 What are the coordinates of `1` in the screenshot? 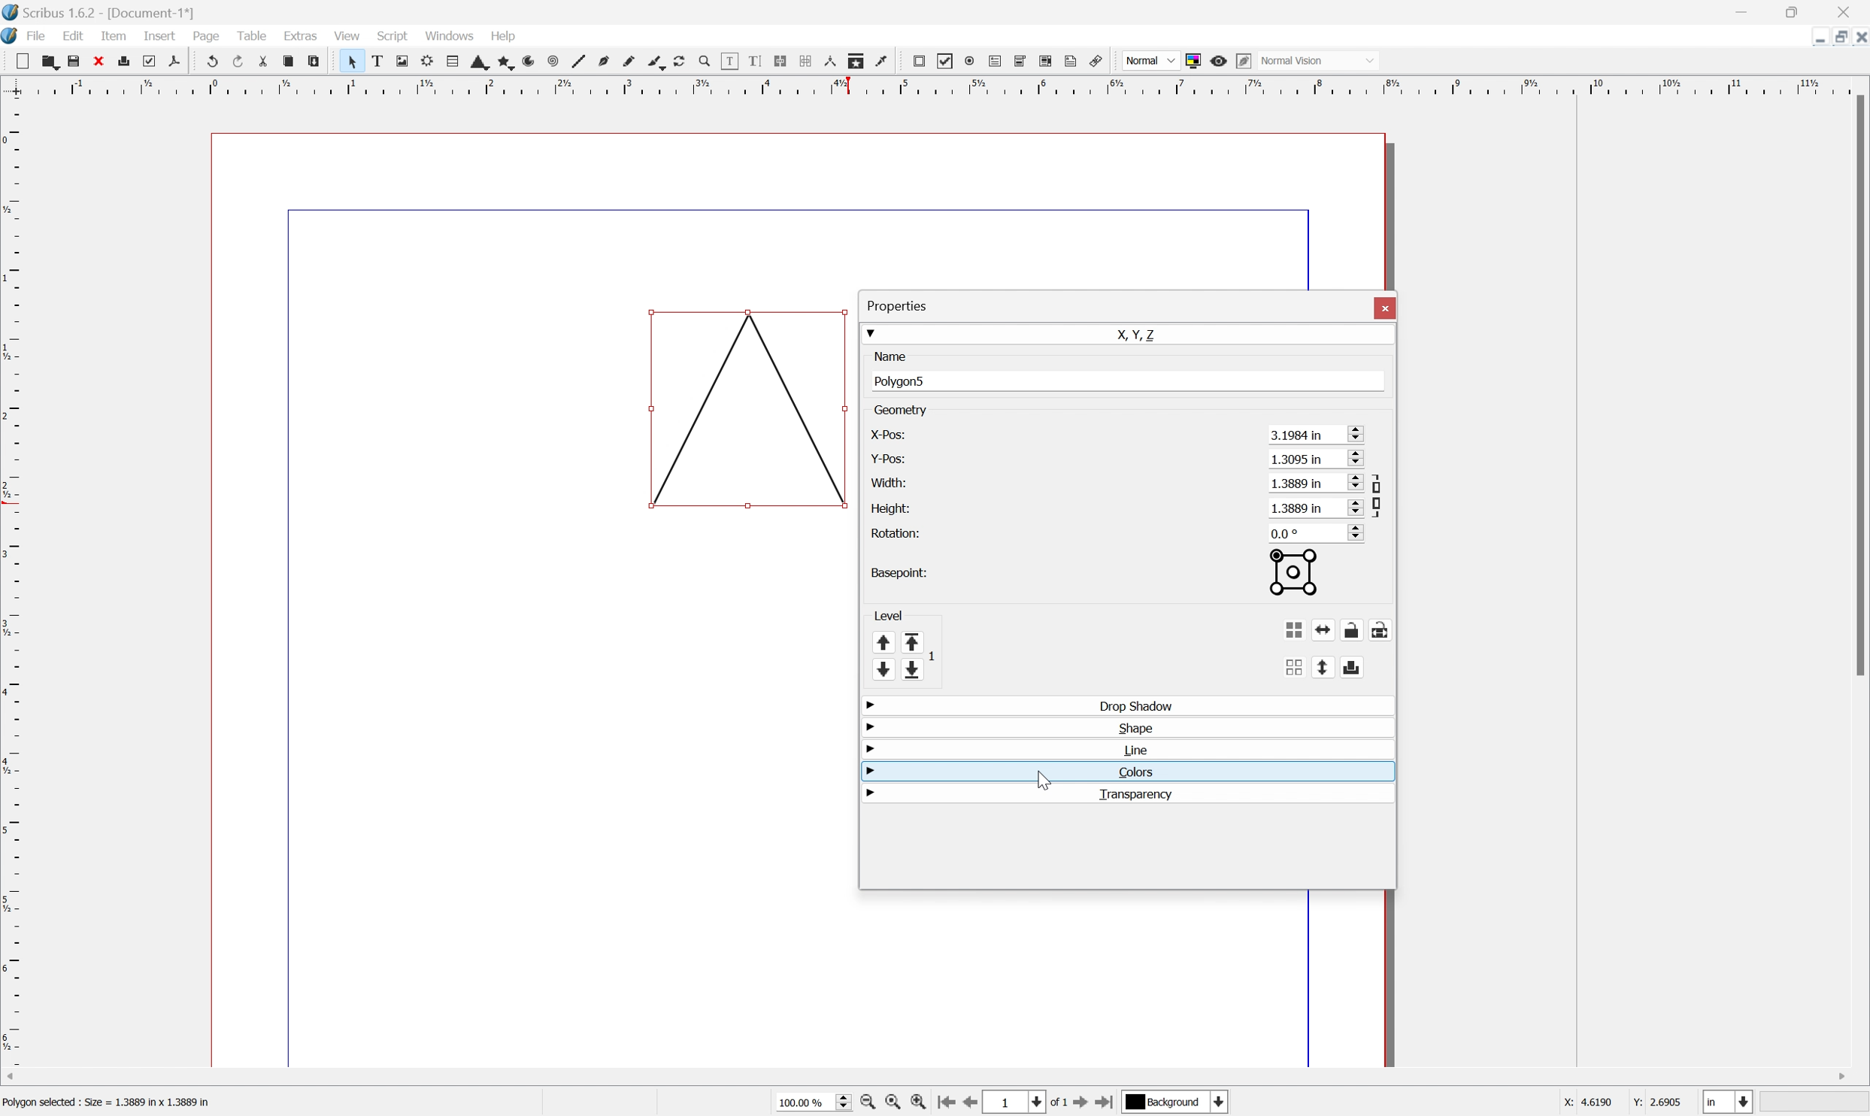 It's located at (1005, 1102).